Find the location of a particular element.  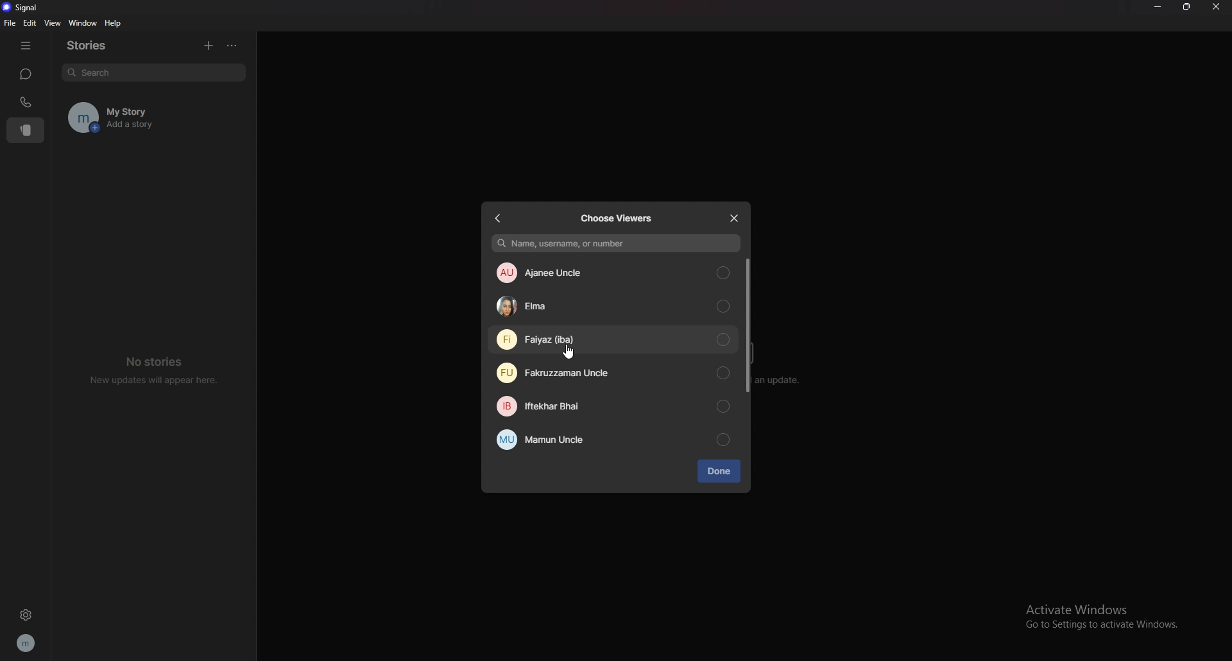

settings is located at coordinates (26, 615).